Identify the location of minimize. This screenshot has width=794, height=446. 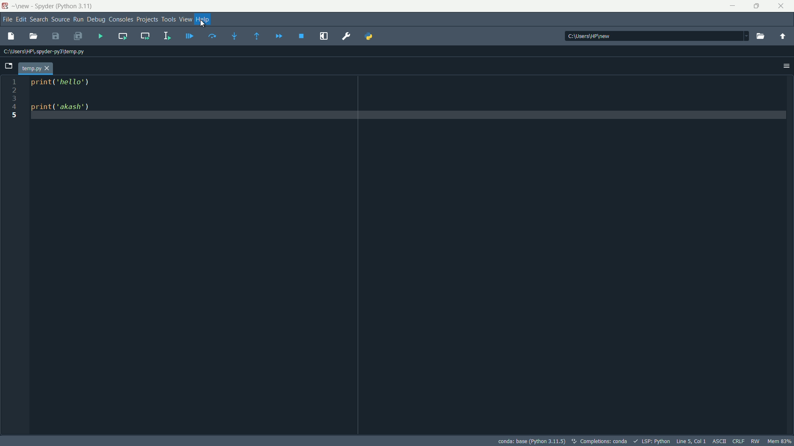
(732, 6).